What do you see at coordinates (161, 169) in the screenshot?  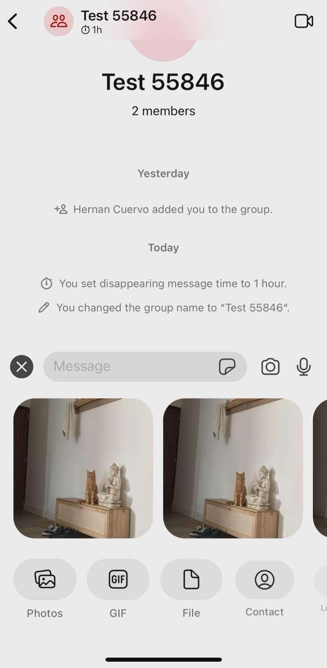 I see `Yesterday` at bounding box center [161, 169].